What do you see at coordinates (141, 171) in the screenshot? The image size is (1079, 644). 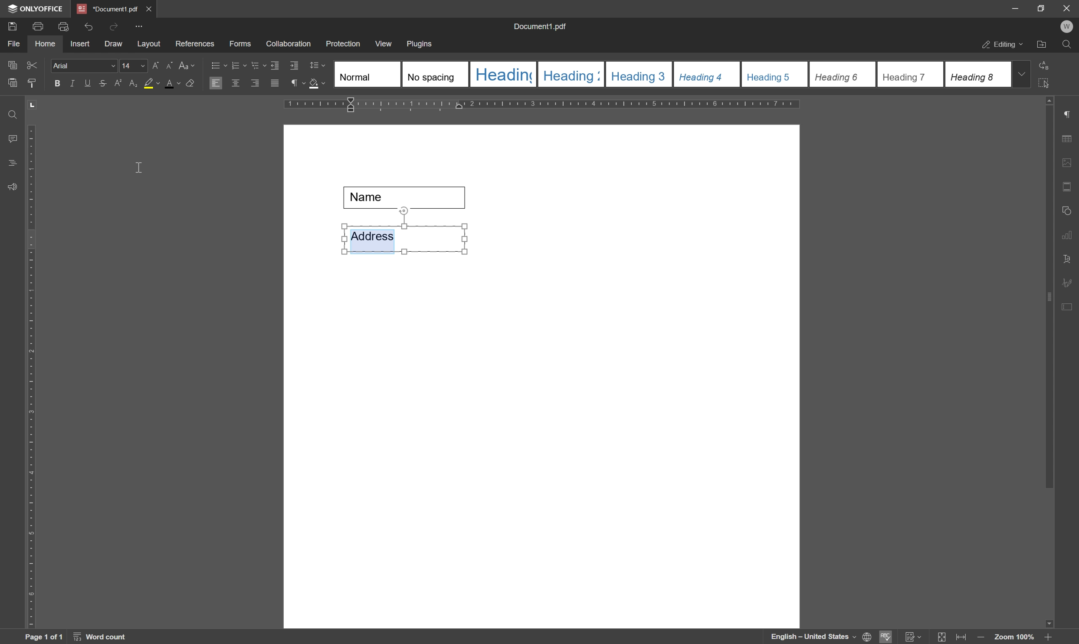 I see `cursor` at bounding box center [141, 171].